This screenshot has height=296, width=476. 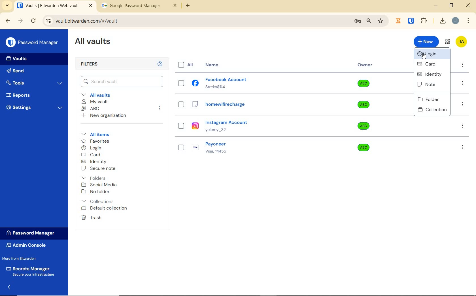 What do you see at coordinates (34, 83) in the screenshot?
I see `Tools` at bounding box center [34, 83].